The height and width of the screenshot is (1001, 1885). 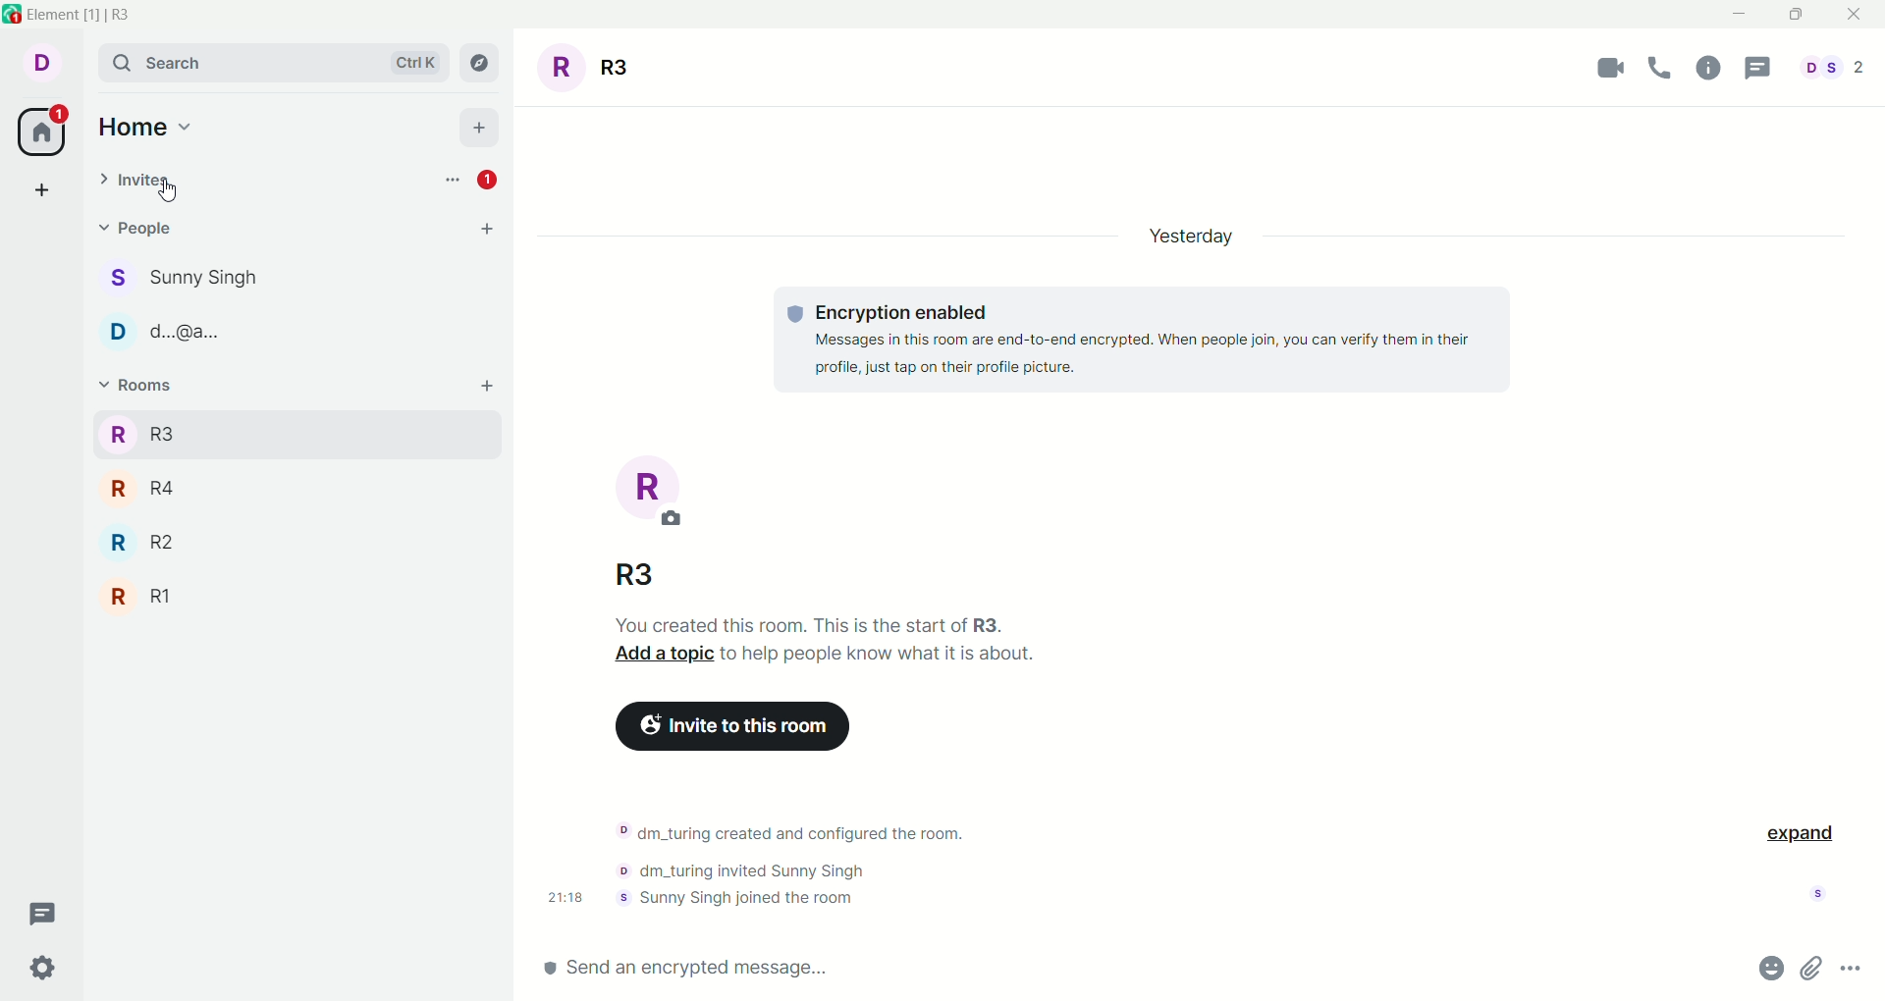 I want to click on all rooms, so click(x=44, y=132).